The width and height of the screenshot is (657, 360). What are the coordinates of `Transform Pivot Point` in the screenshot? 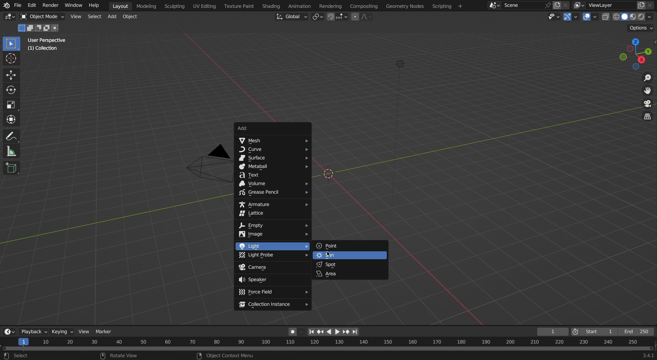 It's located at (318, 17).